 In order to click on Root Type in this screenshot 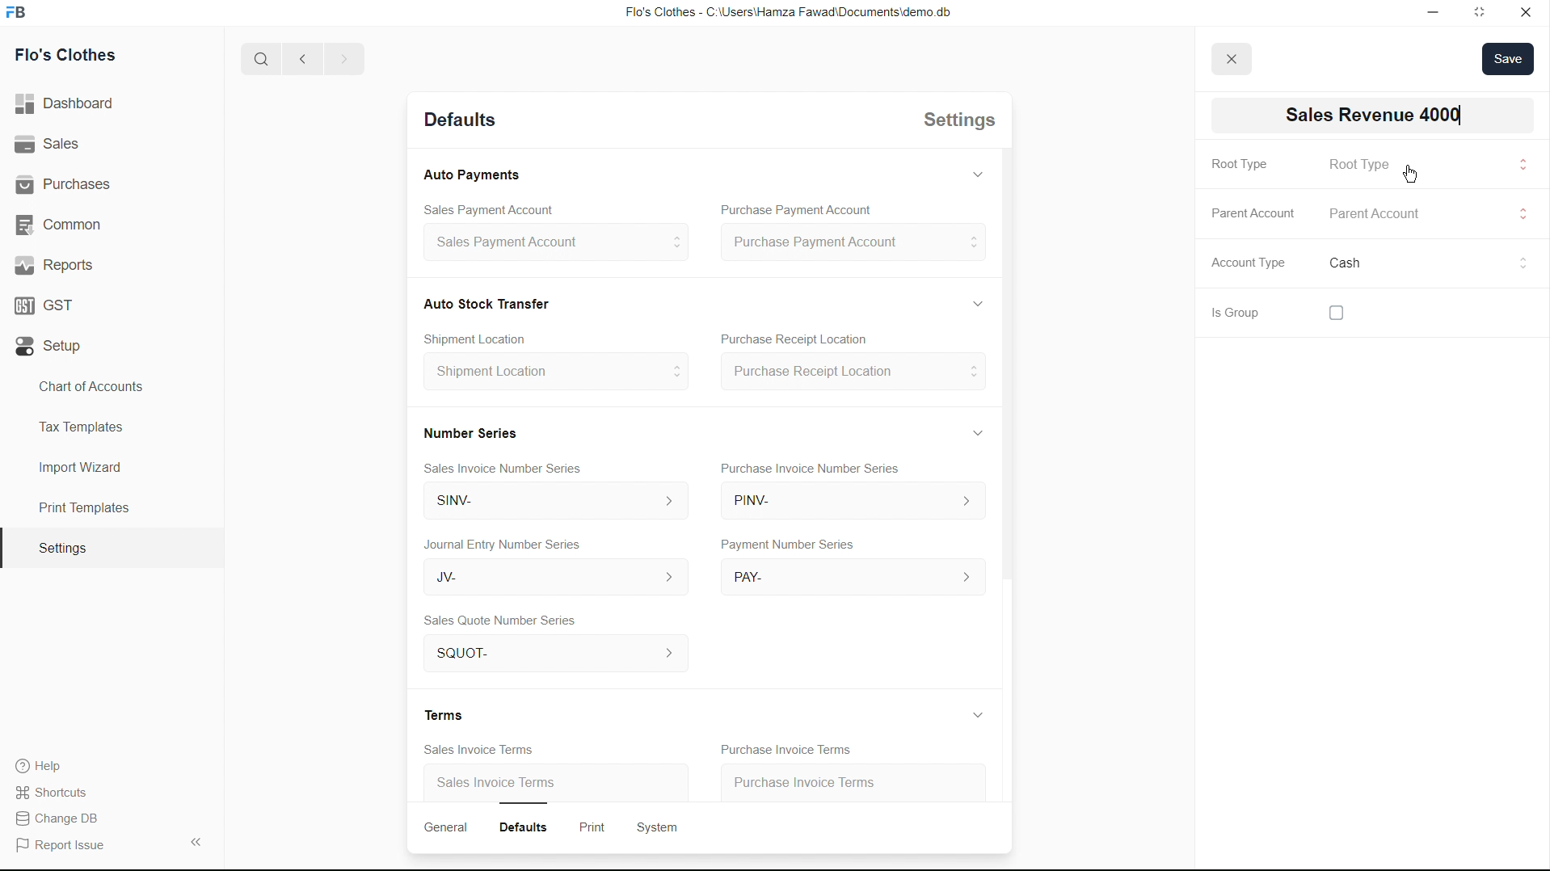, I will do `click(1360, 164)`.